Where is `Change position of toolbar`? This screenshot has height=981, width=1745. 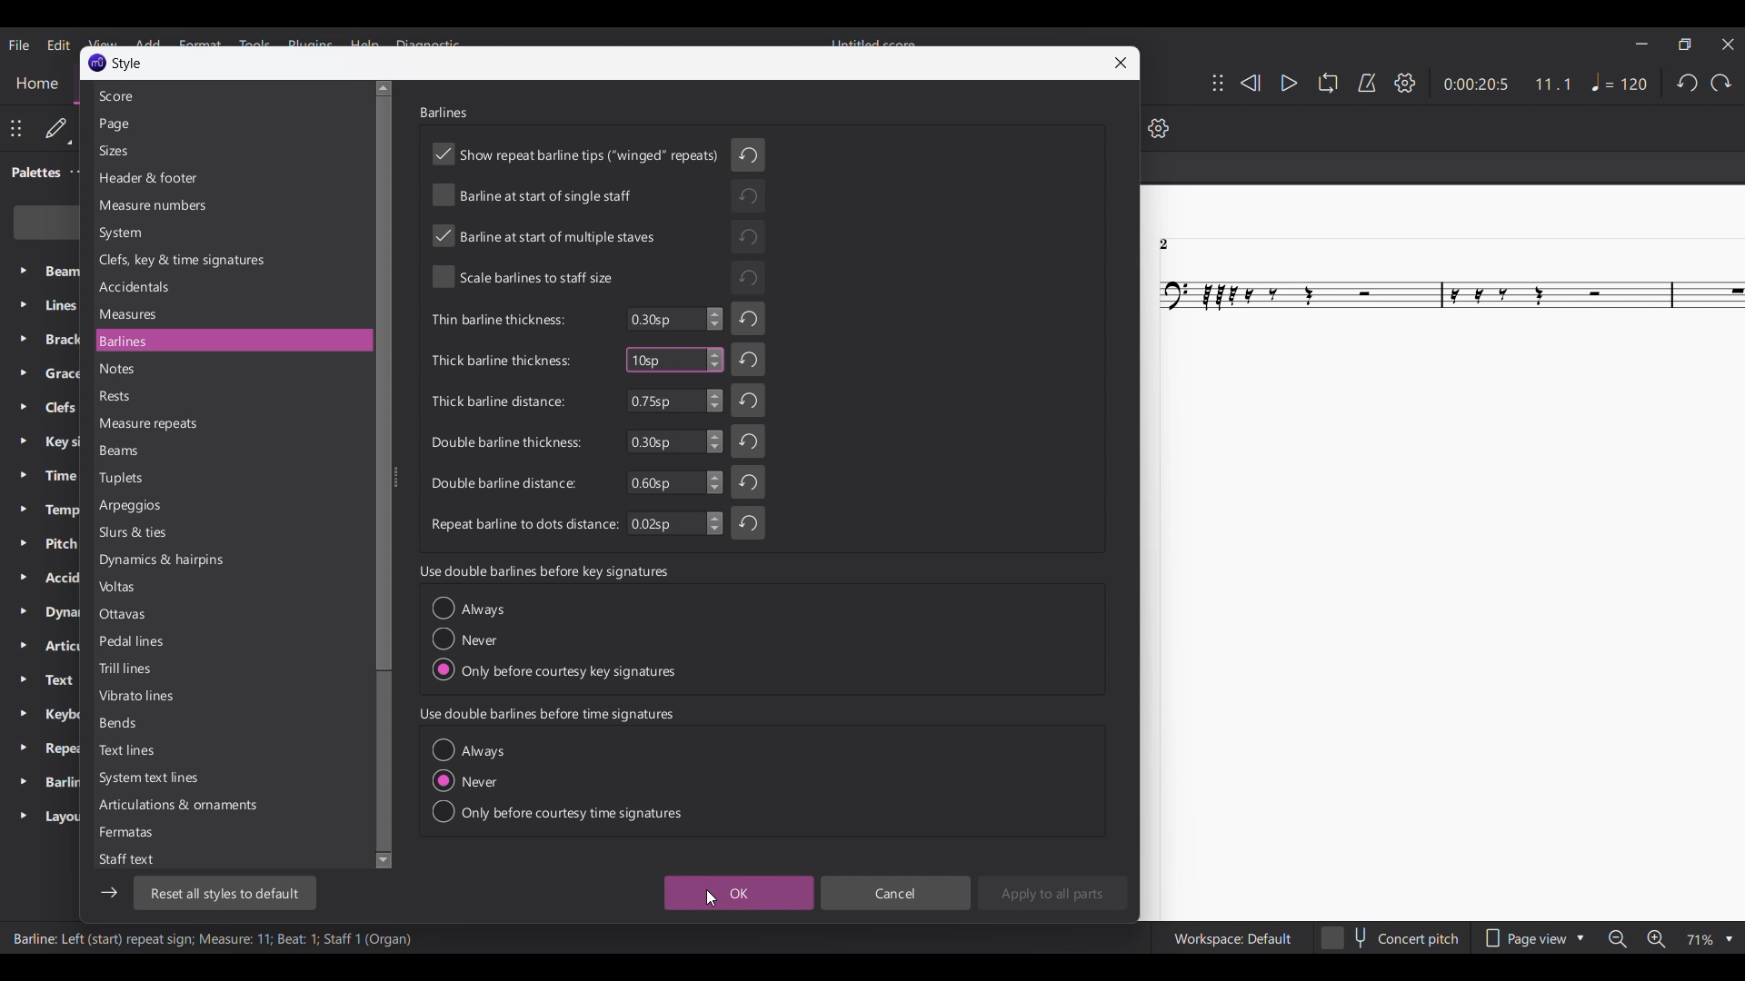
Change position of toolbar is located at coordinates (1218, 83).